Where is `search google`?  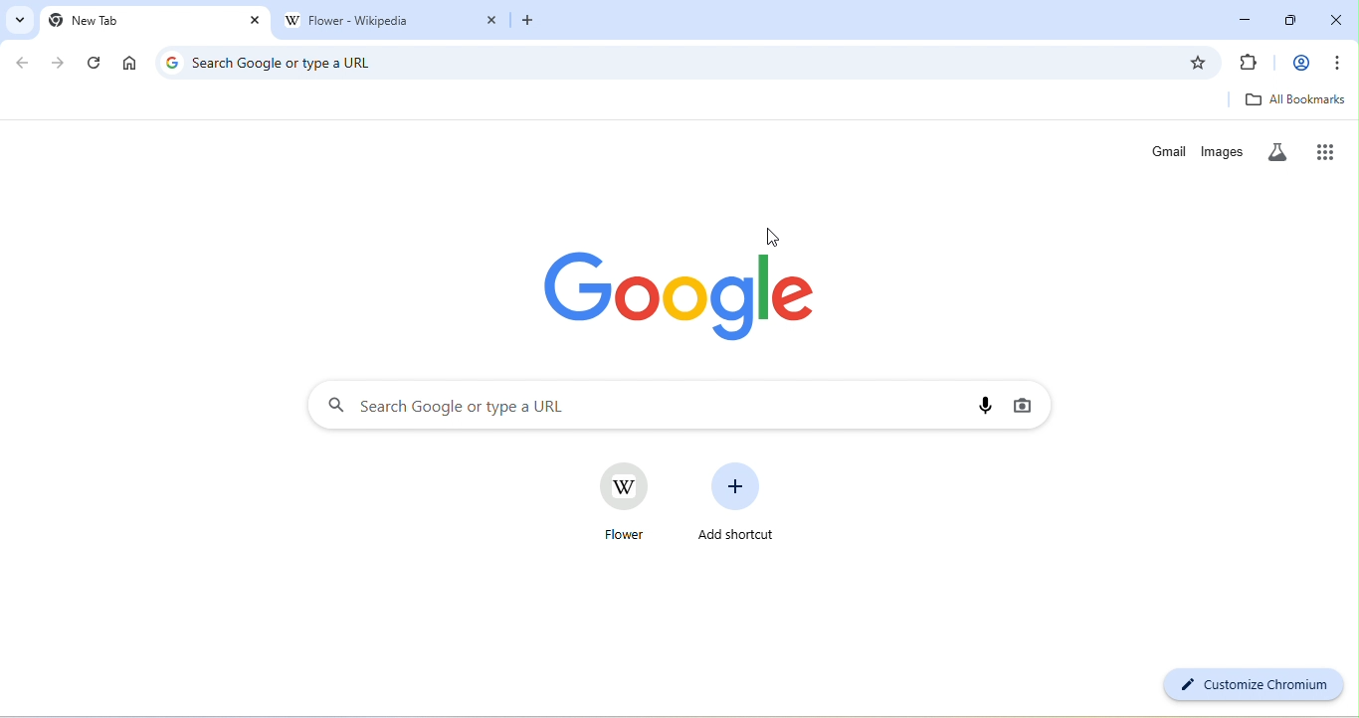
search google is located at coordinates (630, 406).